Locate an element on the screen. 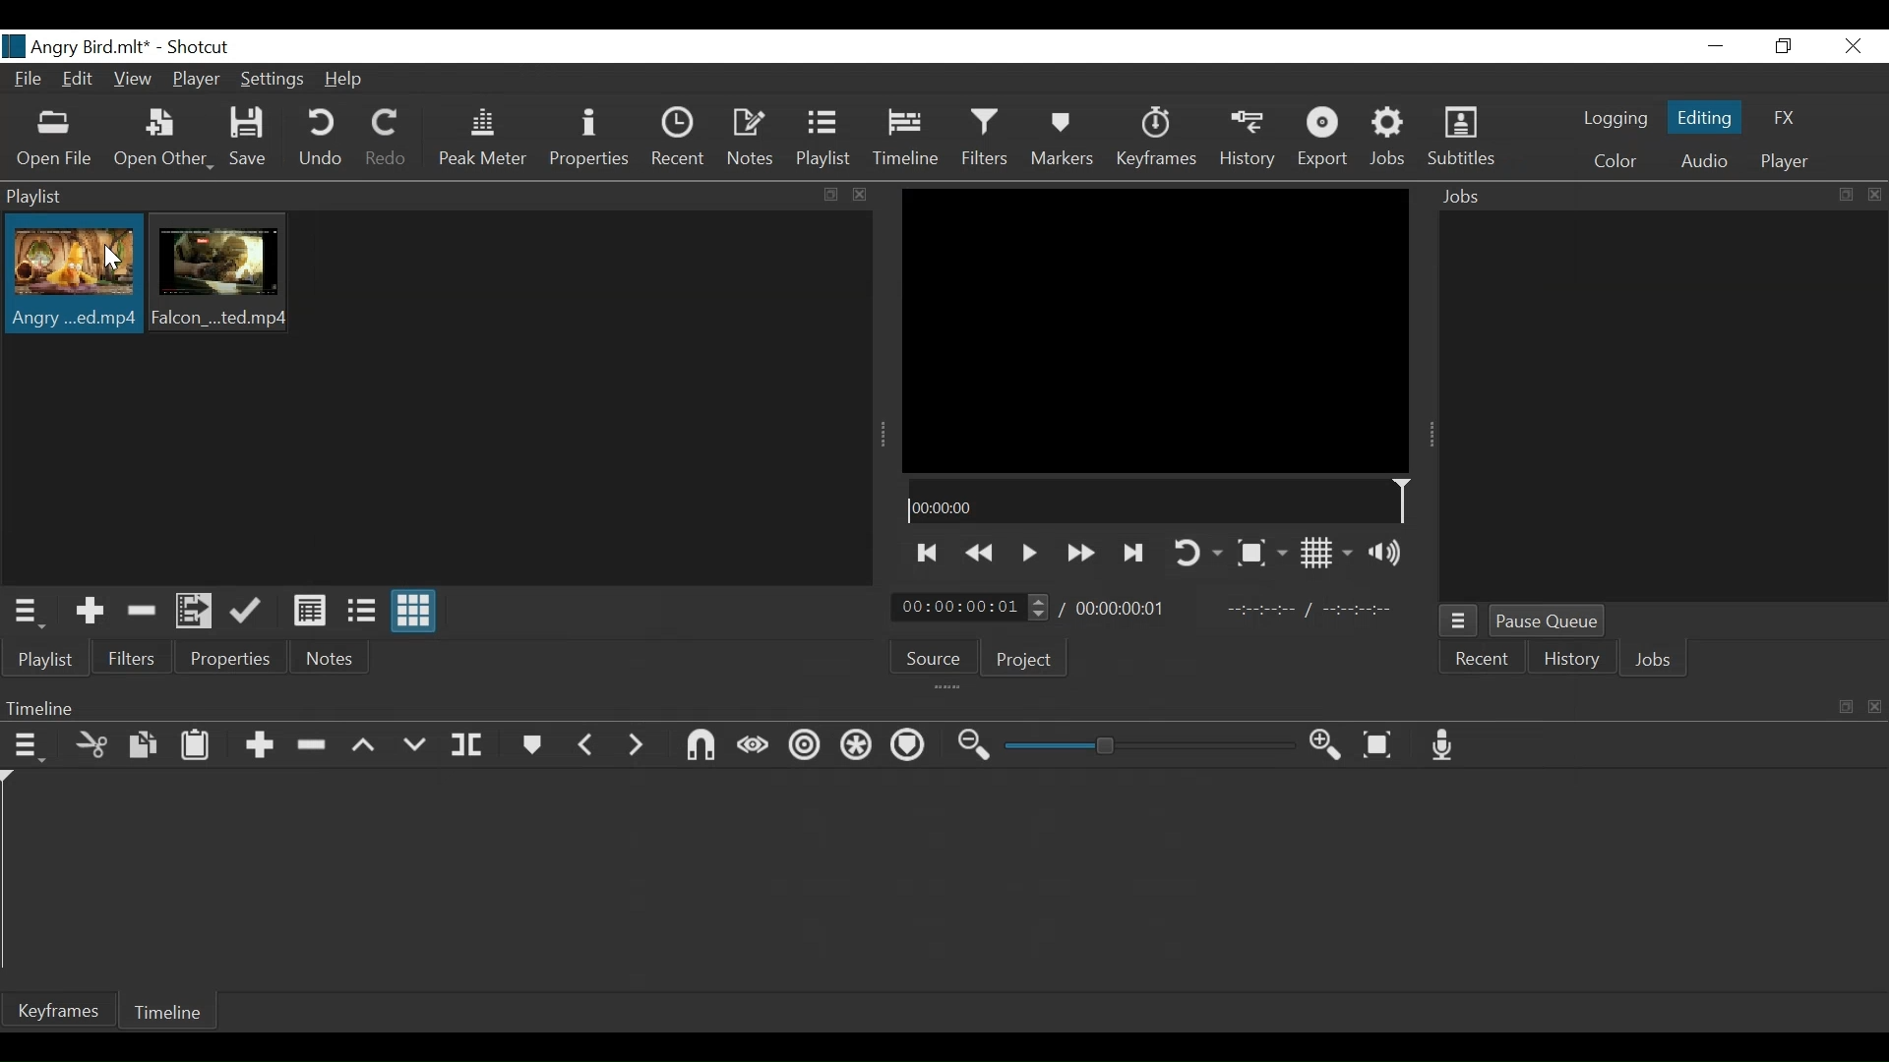 The image size is (1889, 1062). Properties is located at coordinates (591, 139).